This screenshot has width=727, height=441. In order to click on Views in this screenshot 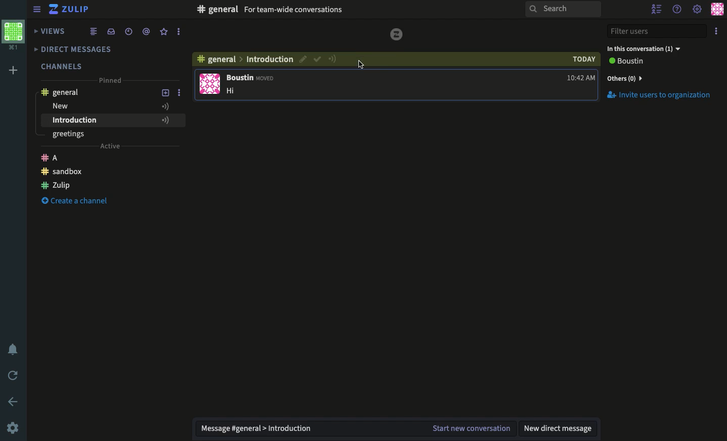, I will do `click(51, 30)`.